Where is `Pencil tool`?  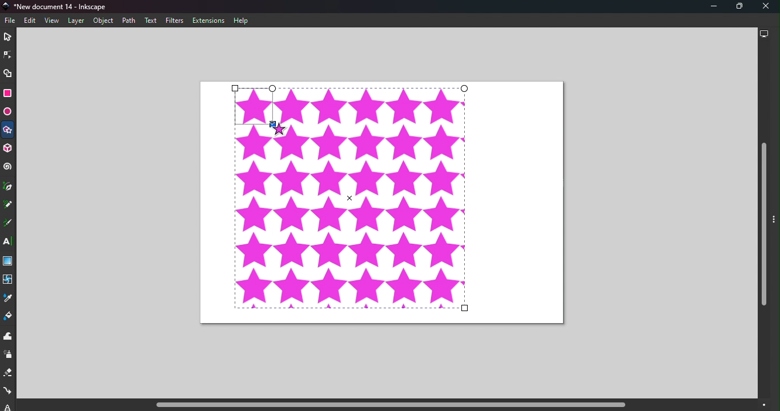
Pencil tool is located at coordinates (8, 205).